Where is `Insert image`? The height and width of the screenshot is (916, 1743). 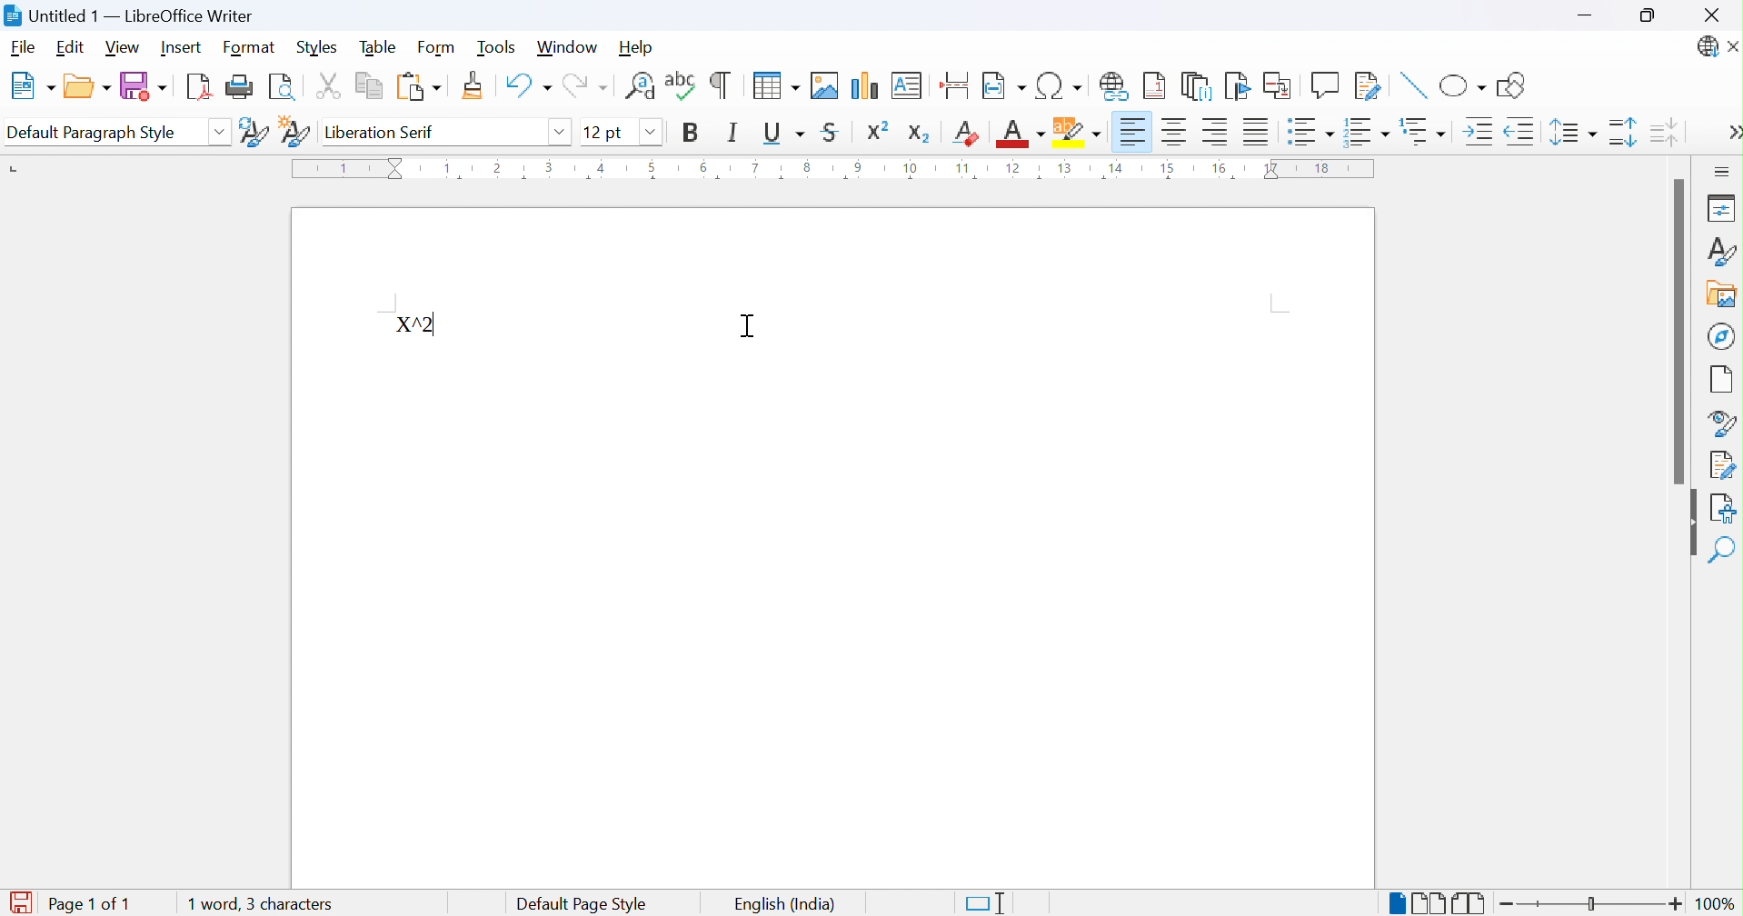
Insert image is located at coordinates (827, 85).